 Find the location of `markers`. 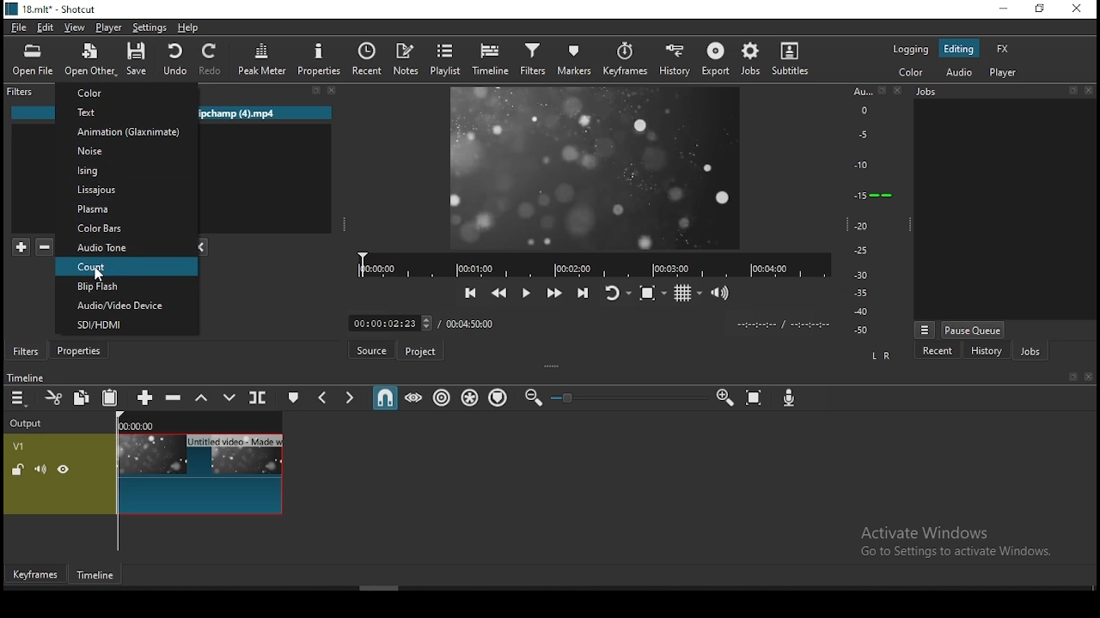

markers is located at coordinates (573, 58).